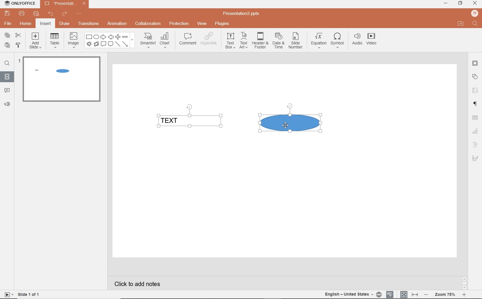 Image resolution: width=482 pixels, height=299 pixels. Describe the element at coordinates (7, 35) in the screenshot. I see `copy` at that location.